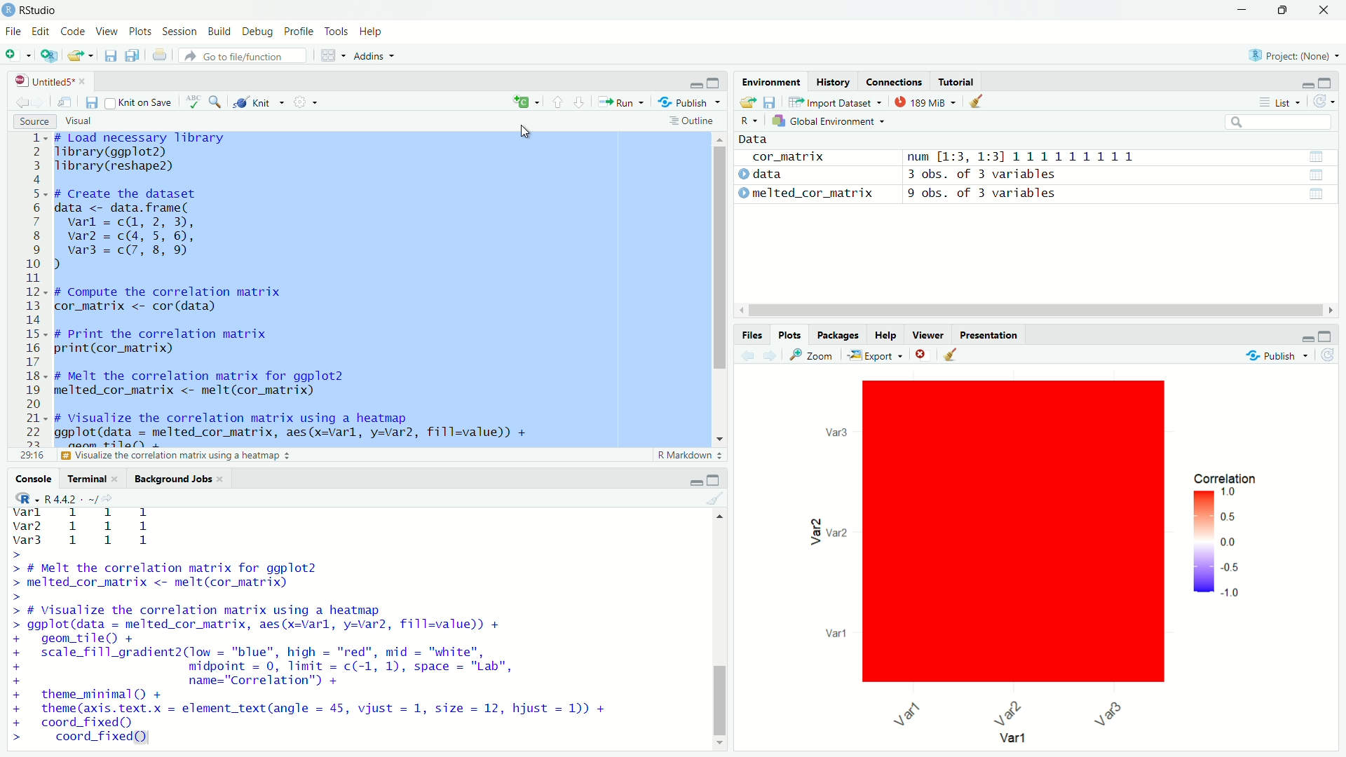  I want to click on close, so click(1325, 11).